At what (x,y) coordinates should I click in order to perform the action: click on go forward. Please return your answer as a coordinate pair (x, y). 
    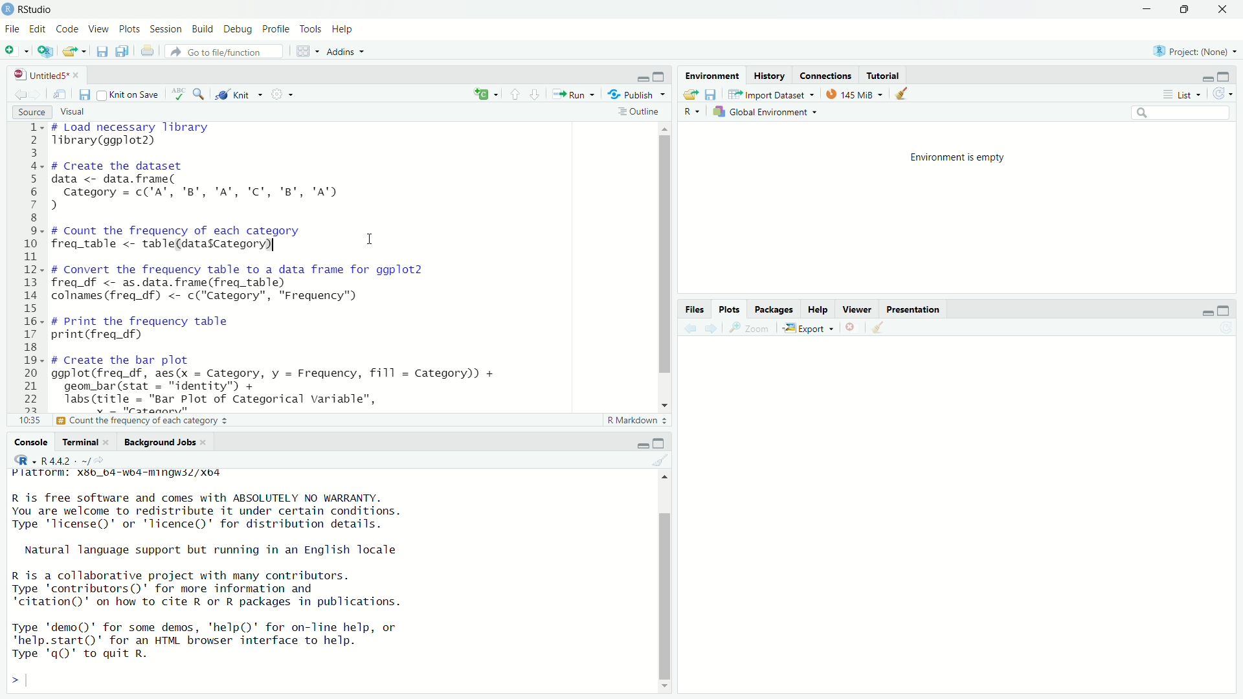
    Looking at the image, I should click on (38, 95).